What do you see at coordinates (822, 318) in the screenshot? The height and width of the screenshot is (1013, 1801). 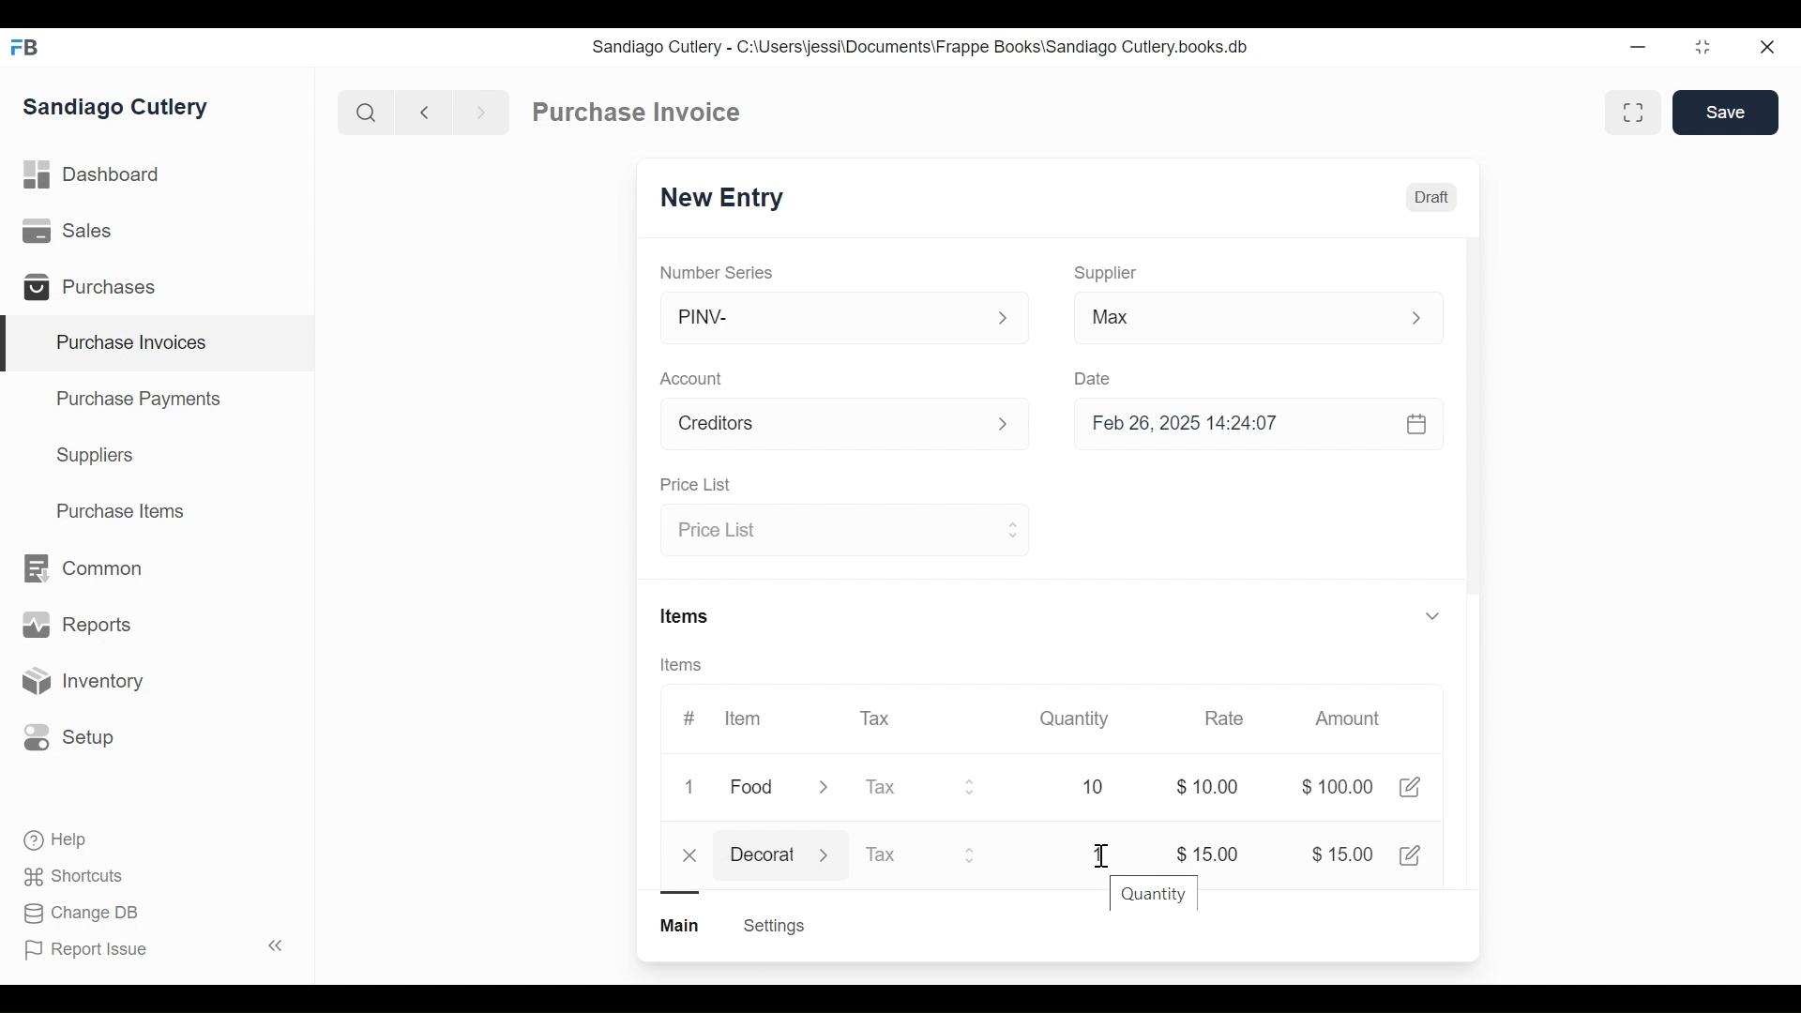 I see `PINV-` at bounding box center [822, 318].